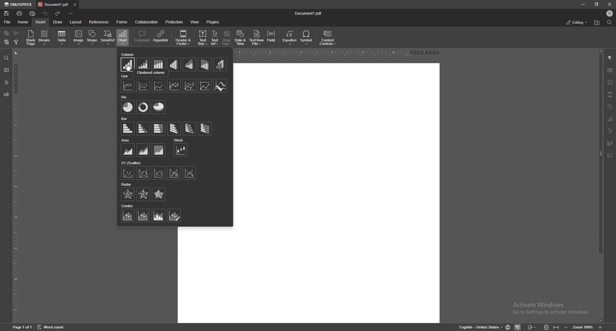 This screenshot has height=331, width=616. Describe the element at coordinates (611, 71) in the screenshot. I see `table` at that location.